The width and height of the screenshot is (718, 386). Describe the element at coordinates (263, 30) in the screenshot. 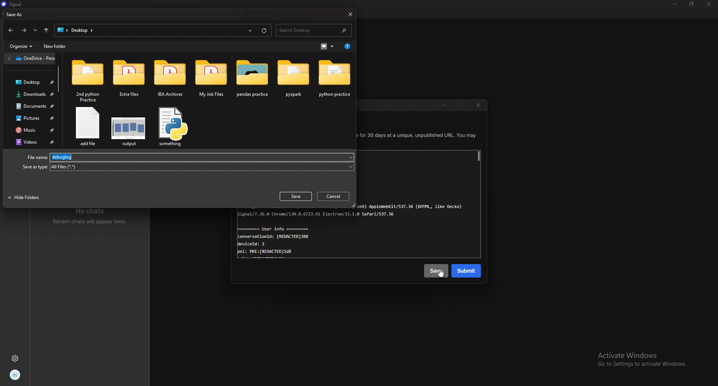

I see `refresh` at that location.